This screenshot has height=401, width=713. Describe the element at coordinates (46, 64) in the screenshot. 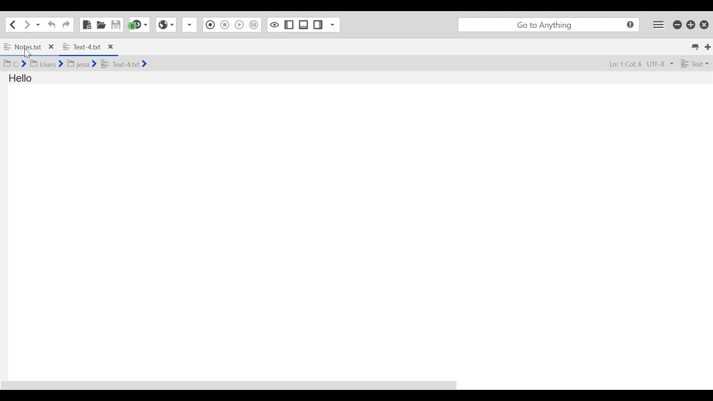

I see `users` at that location.